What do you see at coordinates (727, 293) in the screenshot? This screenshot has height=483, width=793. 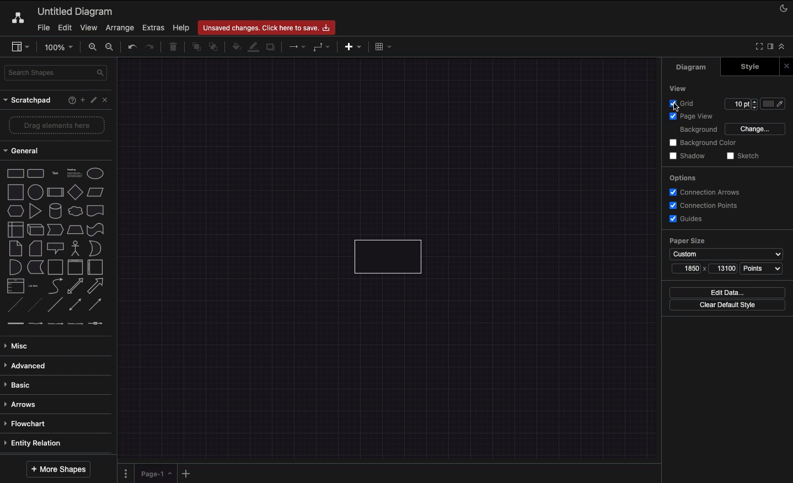 I see `Edit data` at bounding box center [727, 293].